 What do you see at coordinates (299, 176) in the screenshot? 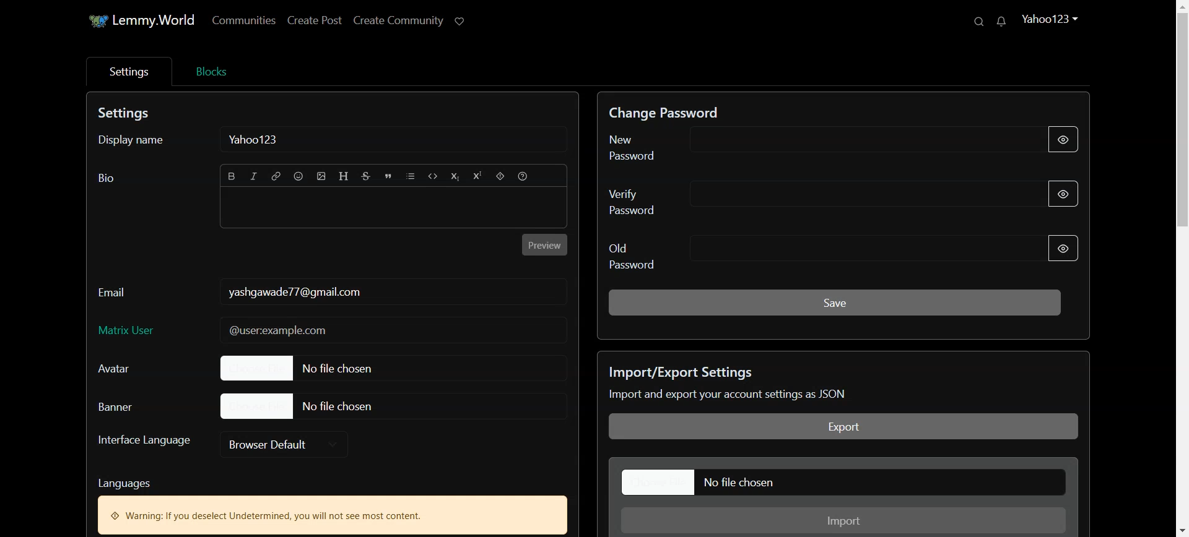
I see `Emoji` at bounding box center [299, 176].